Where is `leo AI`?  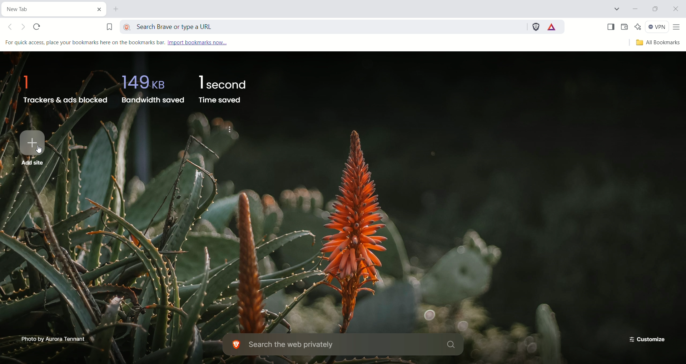 leo AI is located at coordinates (638, 27).